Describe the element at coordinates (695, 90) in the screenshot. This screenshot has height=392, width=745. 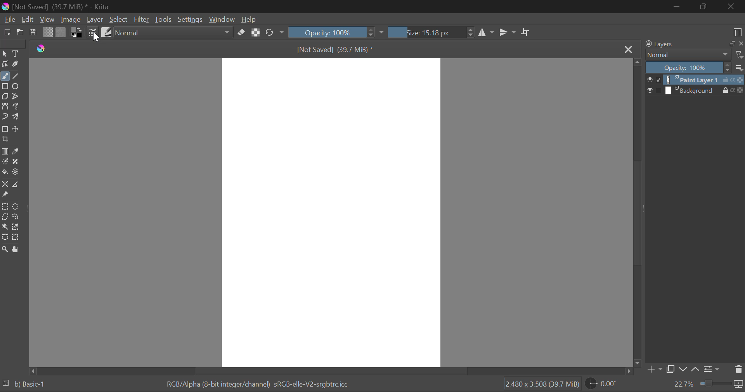
I see `Background` at that location.